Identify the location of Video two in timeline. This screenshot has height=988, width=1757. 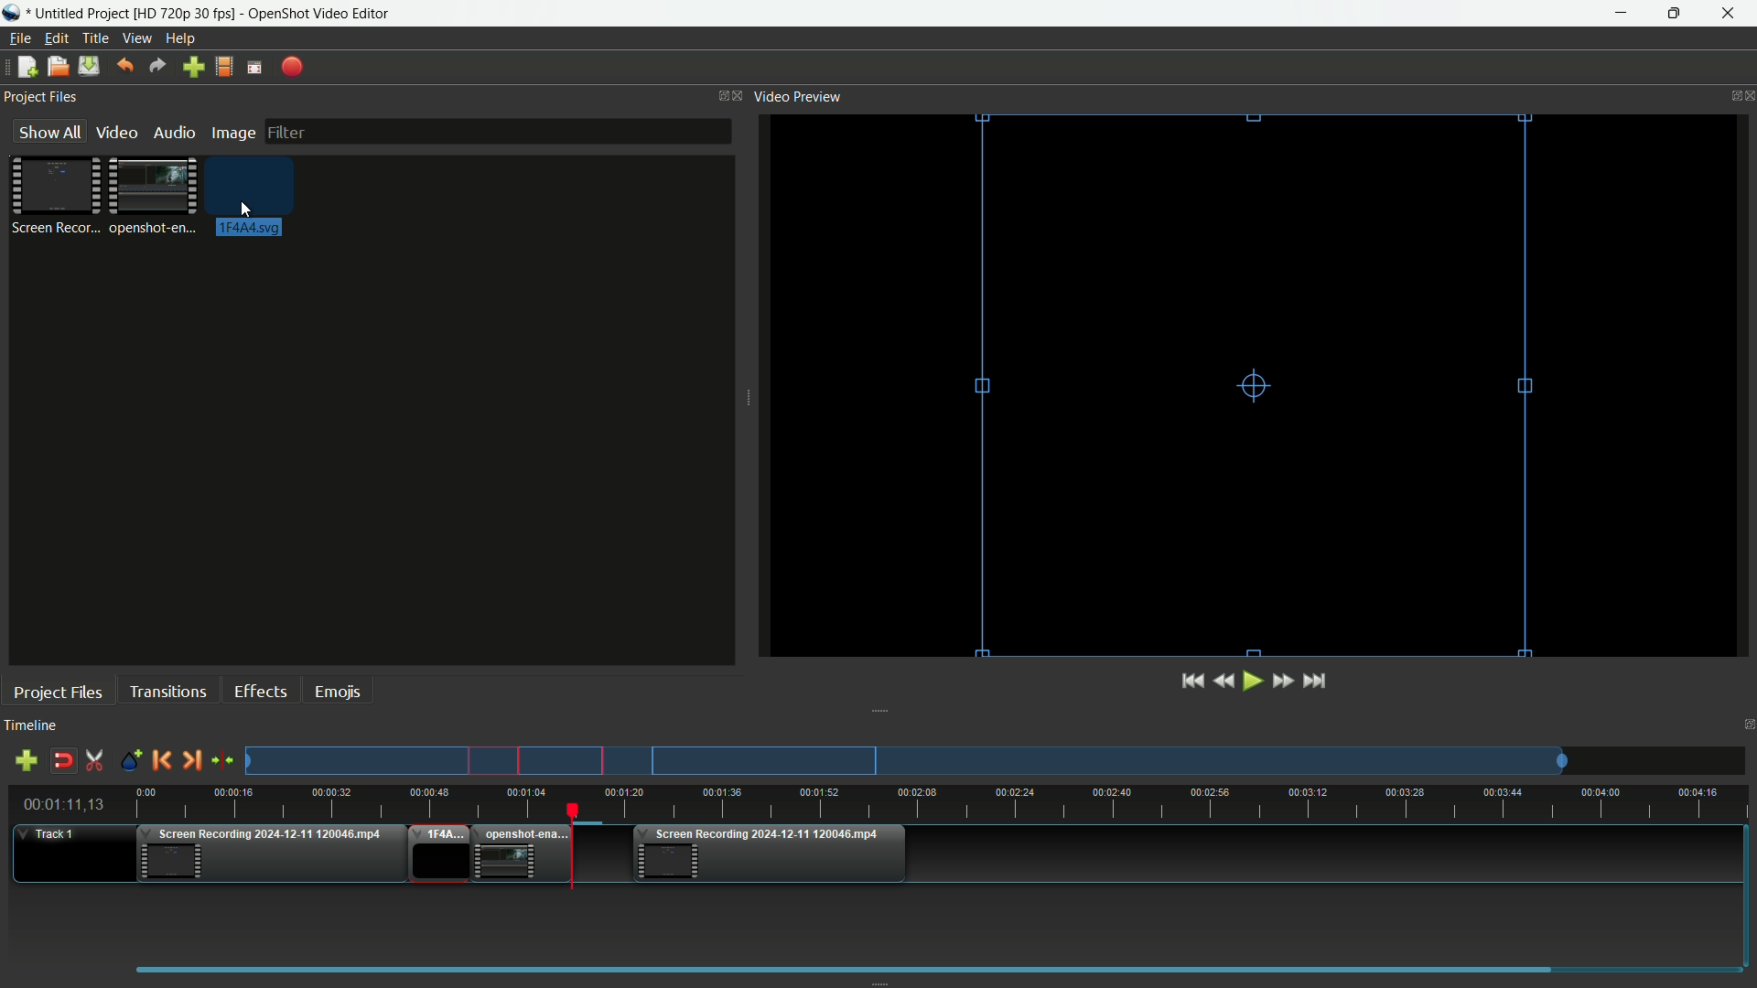
(521, 854).